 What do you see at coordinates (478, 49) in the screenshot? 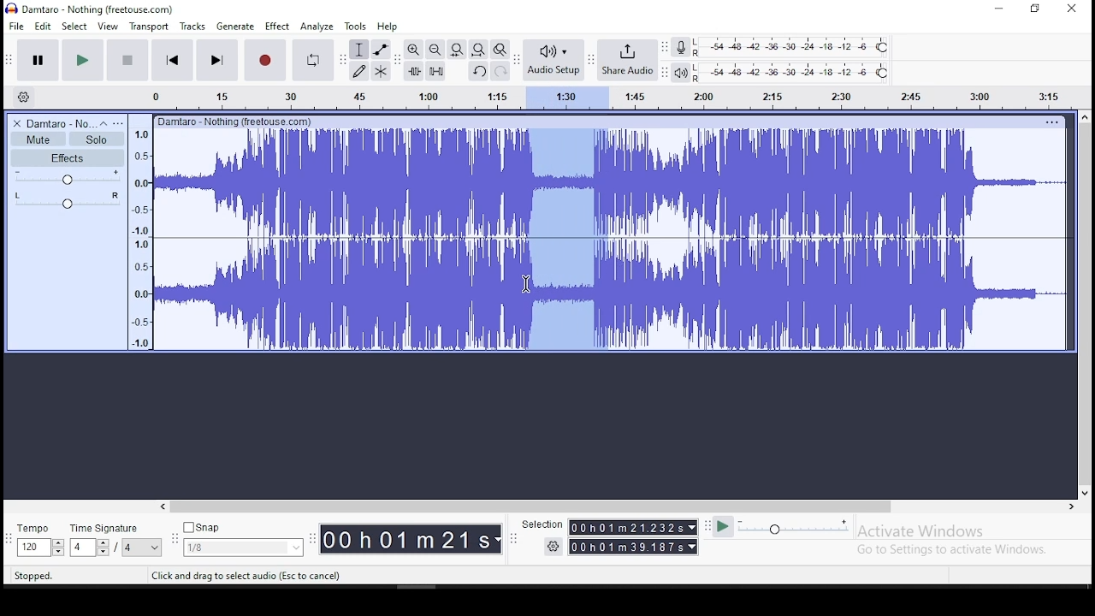
I see `fit project to width` at bounding box center [478, 49].